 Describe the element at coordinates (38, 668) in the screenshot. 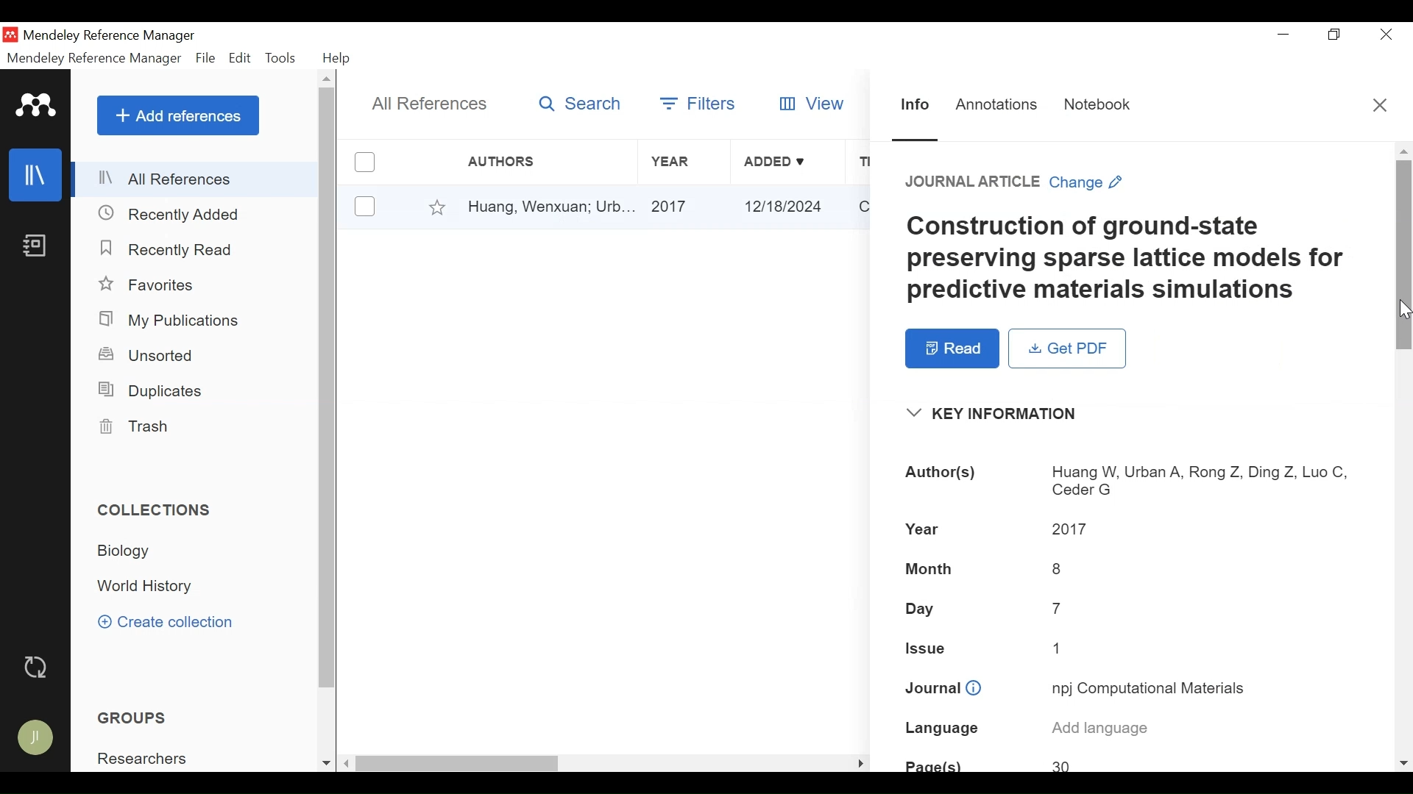

I see `Sync` at that location.